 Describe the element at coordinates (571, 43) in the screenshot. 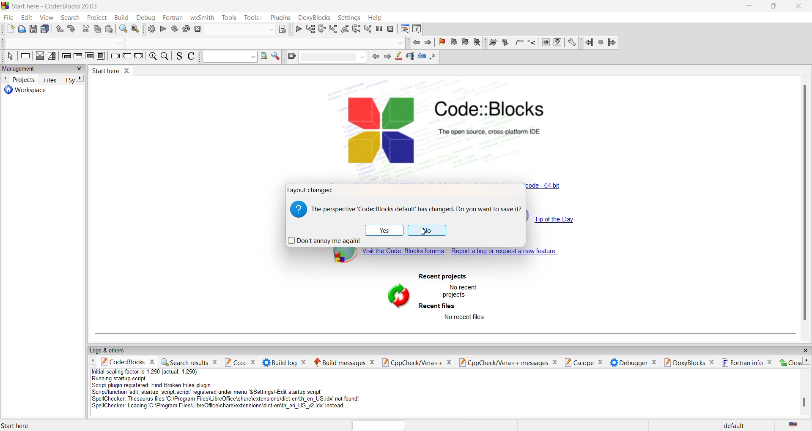

I see `settings` at that location.